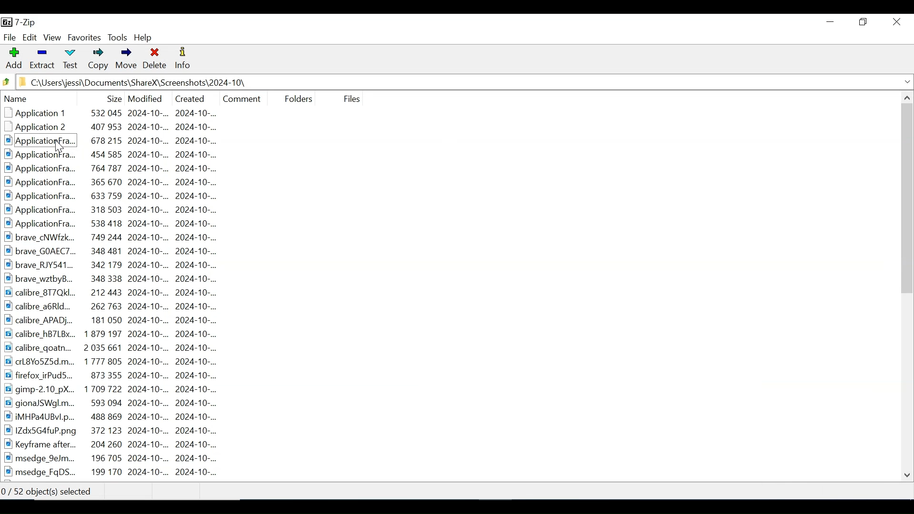 The height and width of the screenshot is (514, 914). What do you see at coordinates (112, 97) in the screenshot?
I see `Size` at bounding box center [112, 97].